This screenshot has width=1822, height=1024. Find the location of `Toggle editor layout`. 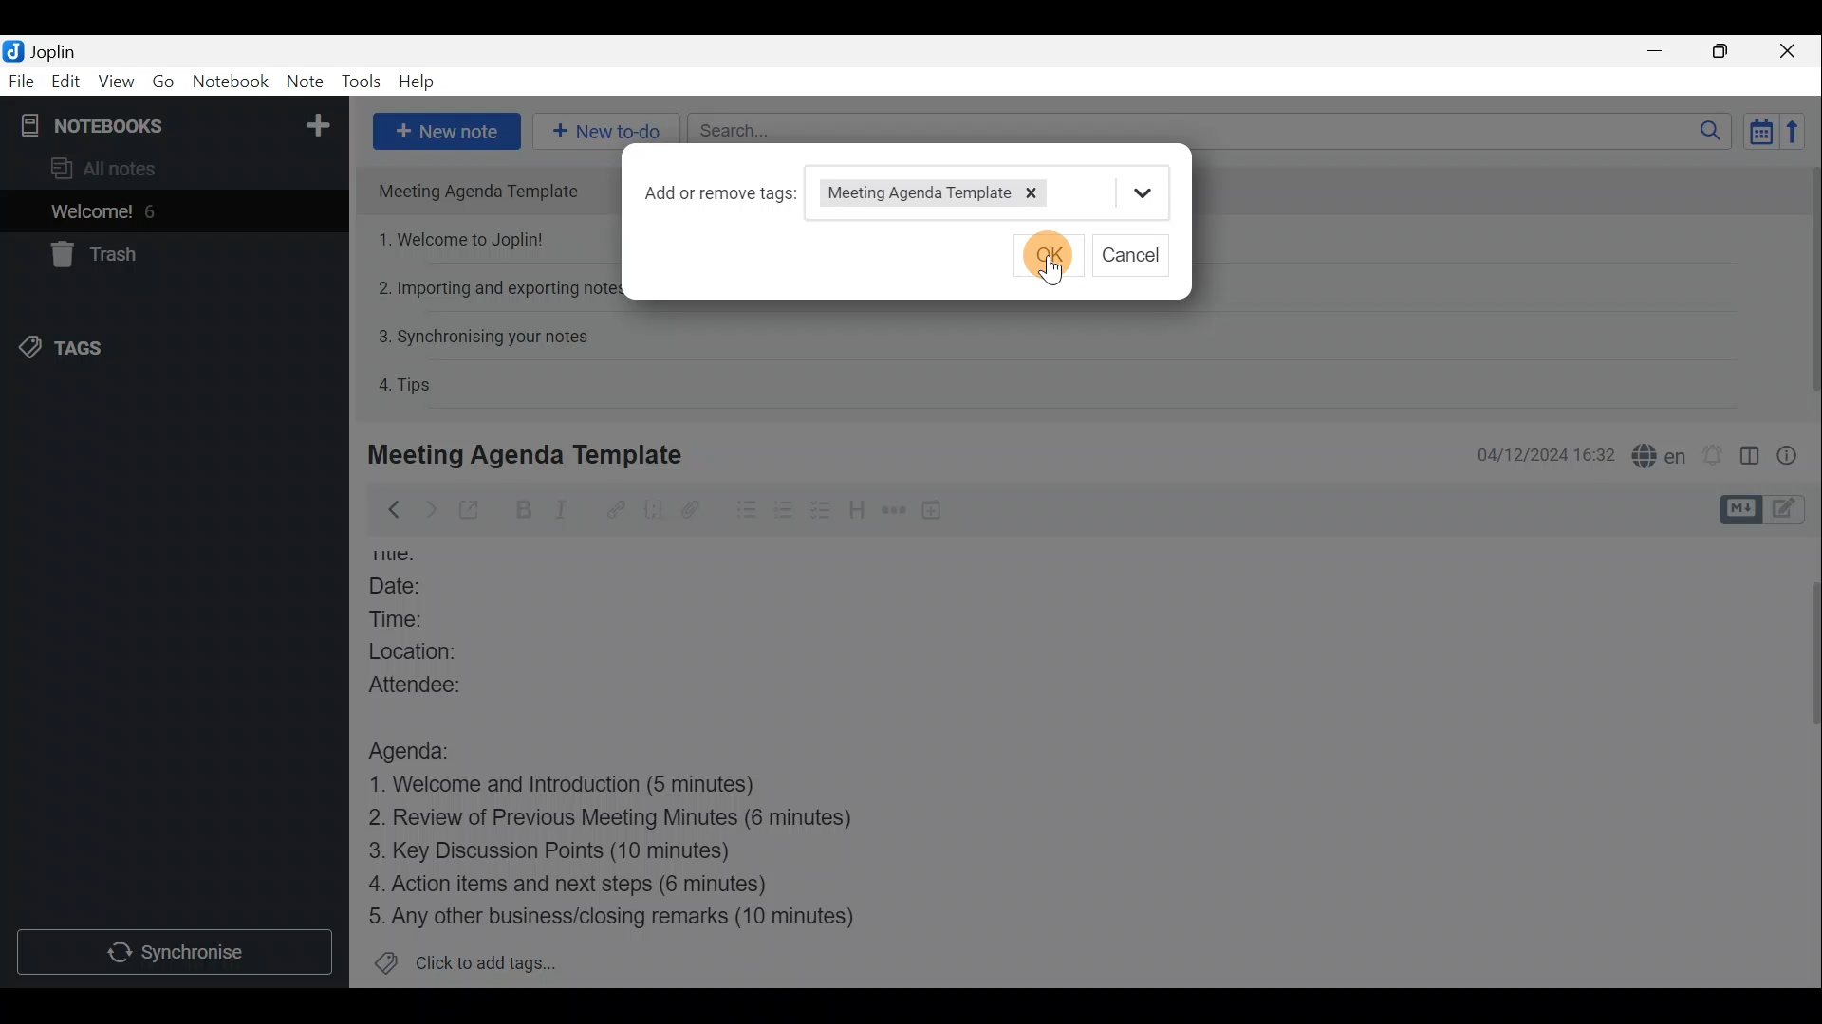

Toggle editor layout is located at coordinates (1751, 459).